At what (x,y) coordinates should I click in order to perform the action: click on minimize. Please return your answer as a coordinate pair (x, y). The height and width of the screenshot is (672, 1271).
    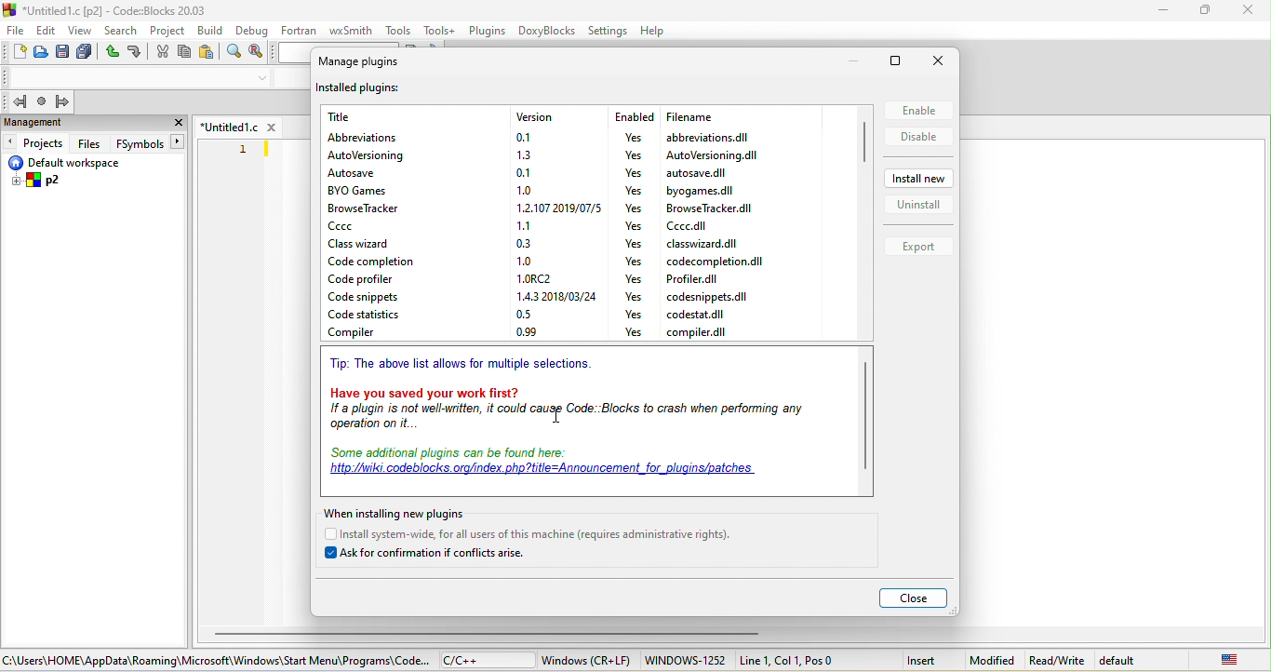
    Looking at the image, I should click on (1163, 13).